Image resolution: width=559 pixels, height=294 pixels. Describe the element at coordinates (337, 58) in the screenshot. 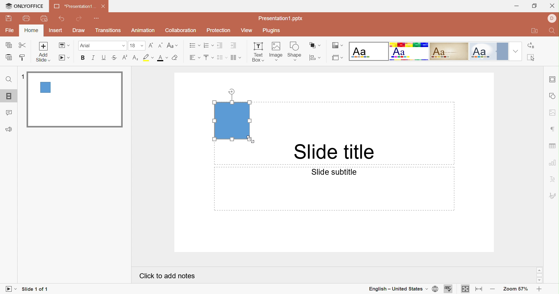

I see `Change slide size` at that location.